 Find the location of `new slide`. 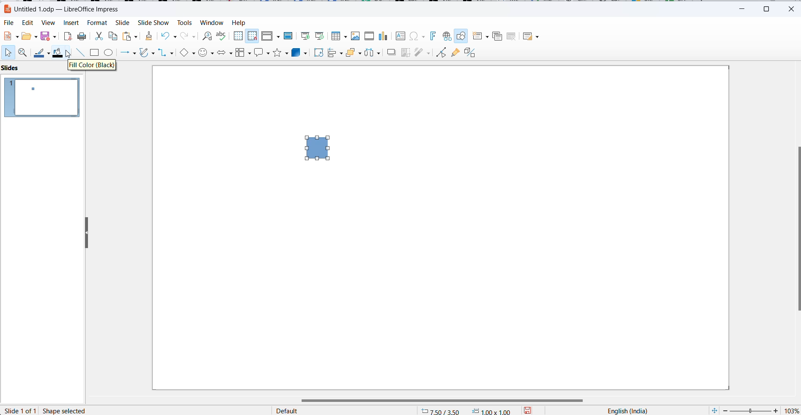

new slide is located at coordinates (481, 36).